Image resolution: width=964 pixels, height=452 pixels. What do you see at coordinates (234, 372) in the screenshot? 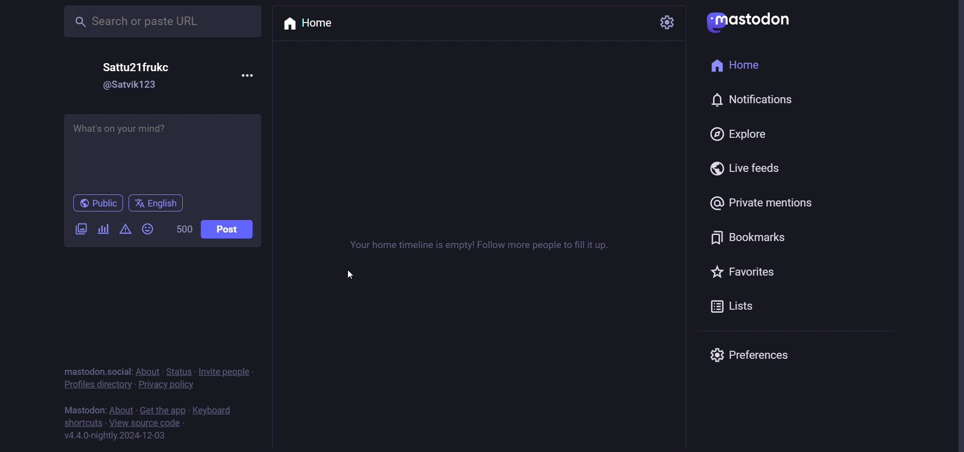
I see `invite people` at bounding box center [234, 372].